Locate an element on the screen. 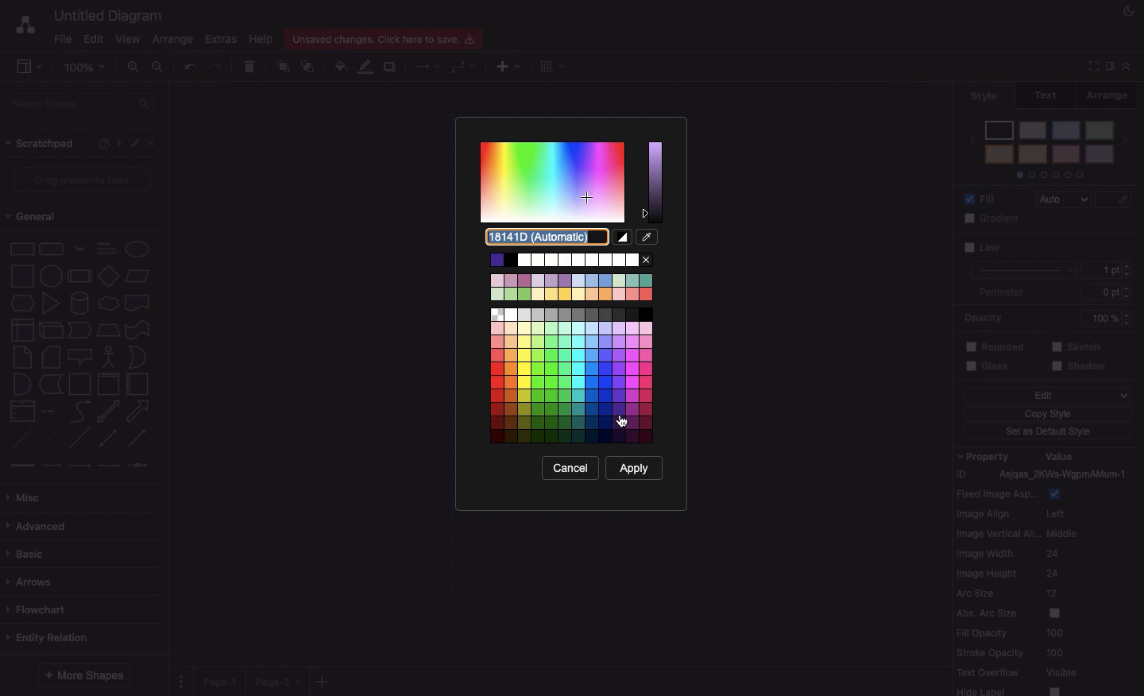 Image resolution: width=1144 pixels, height=696 pixels. View is located at coordinates (129, 38).